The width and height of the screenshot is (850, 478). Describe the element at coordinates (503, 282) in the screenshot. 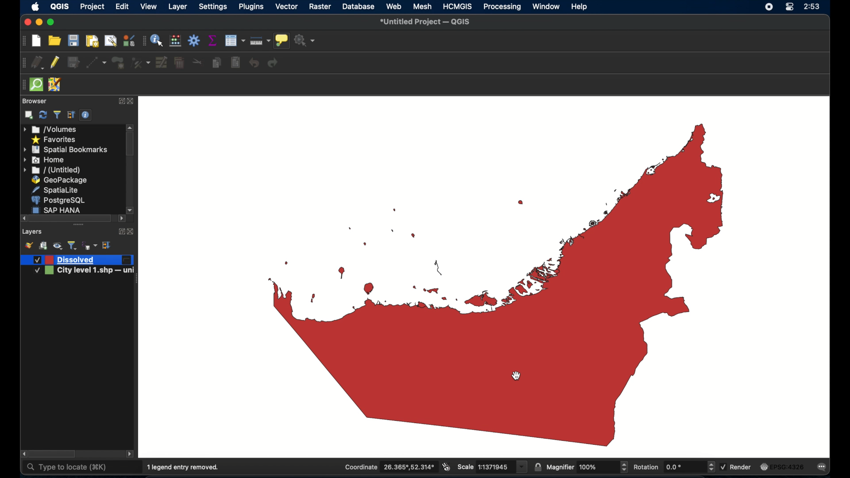

I see `boundary map of UAE` at that location.